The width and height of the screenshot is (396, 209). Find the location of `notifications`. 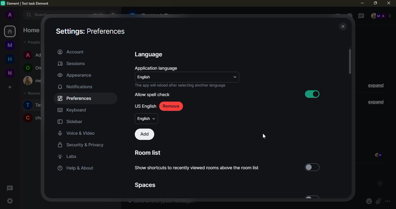

notifications is located at coordinates (76, 87).